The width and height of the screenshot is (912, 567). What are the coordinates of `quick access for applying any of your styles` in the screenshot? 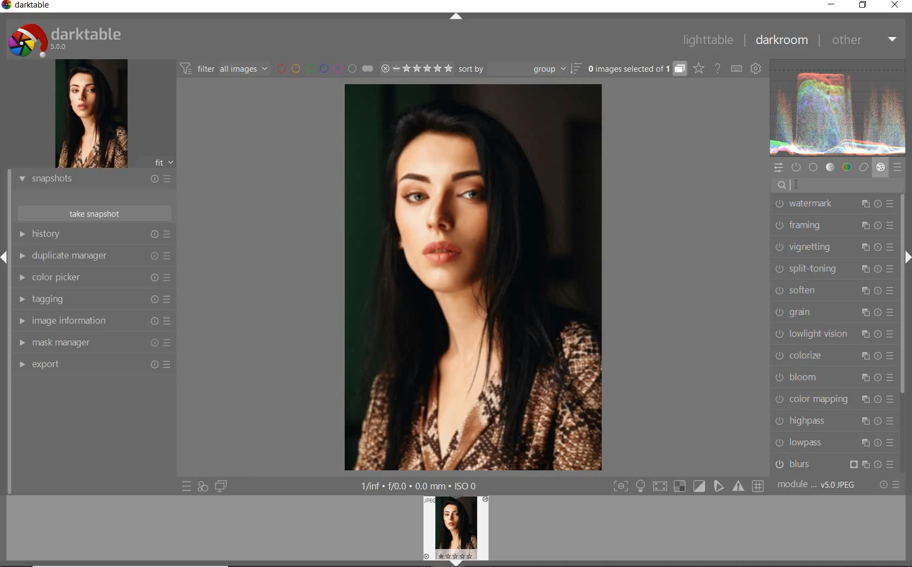 It's located at (202, 487).